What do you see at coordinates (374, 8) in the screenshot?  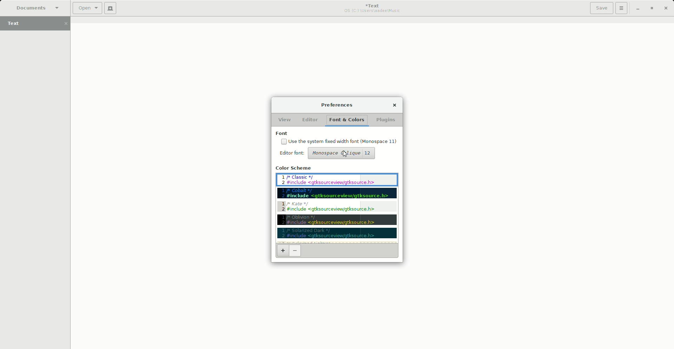 I see `Text` at bounding box center [374, 8].